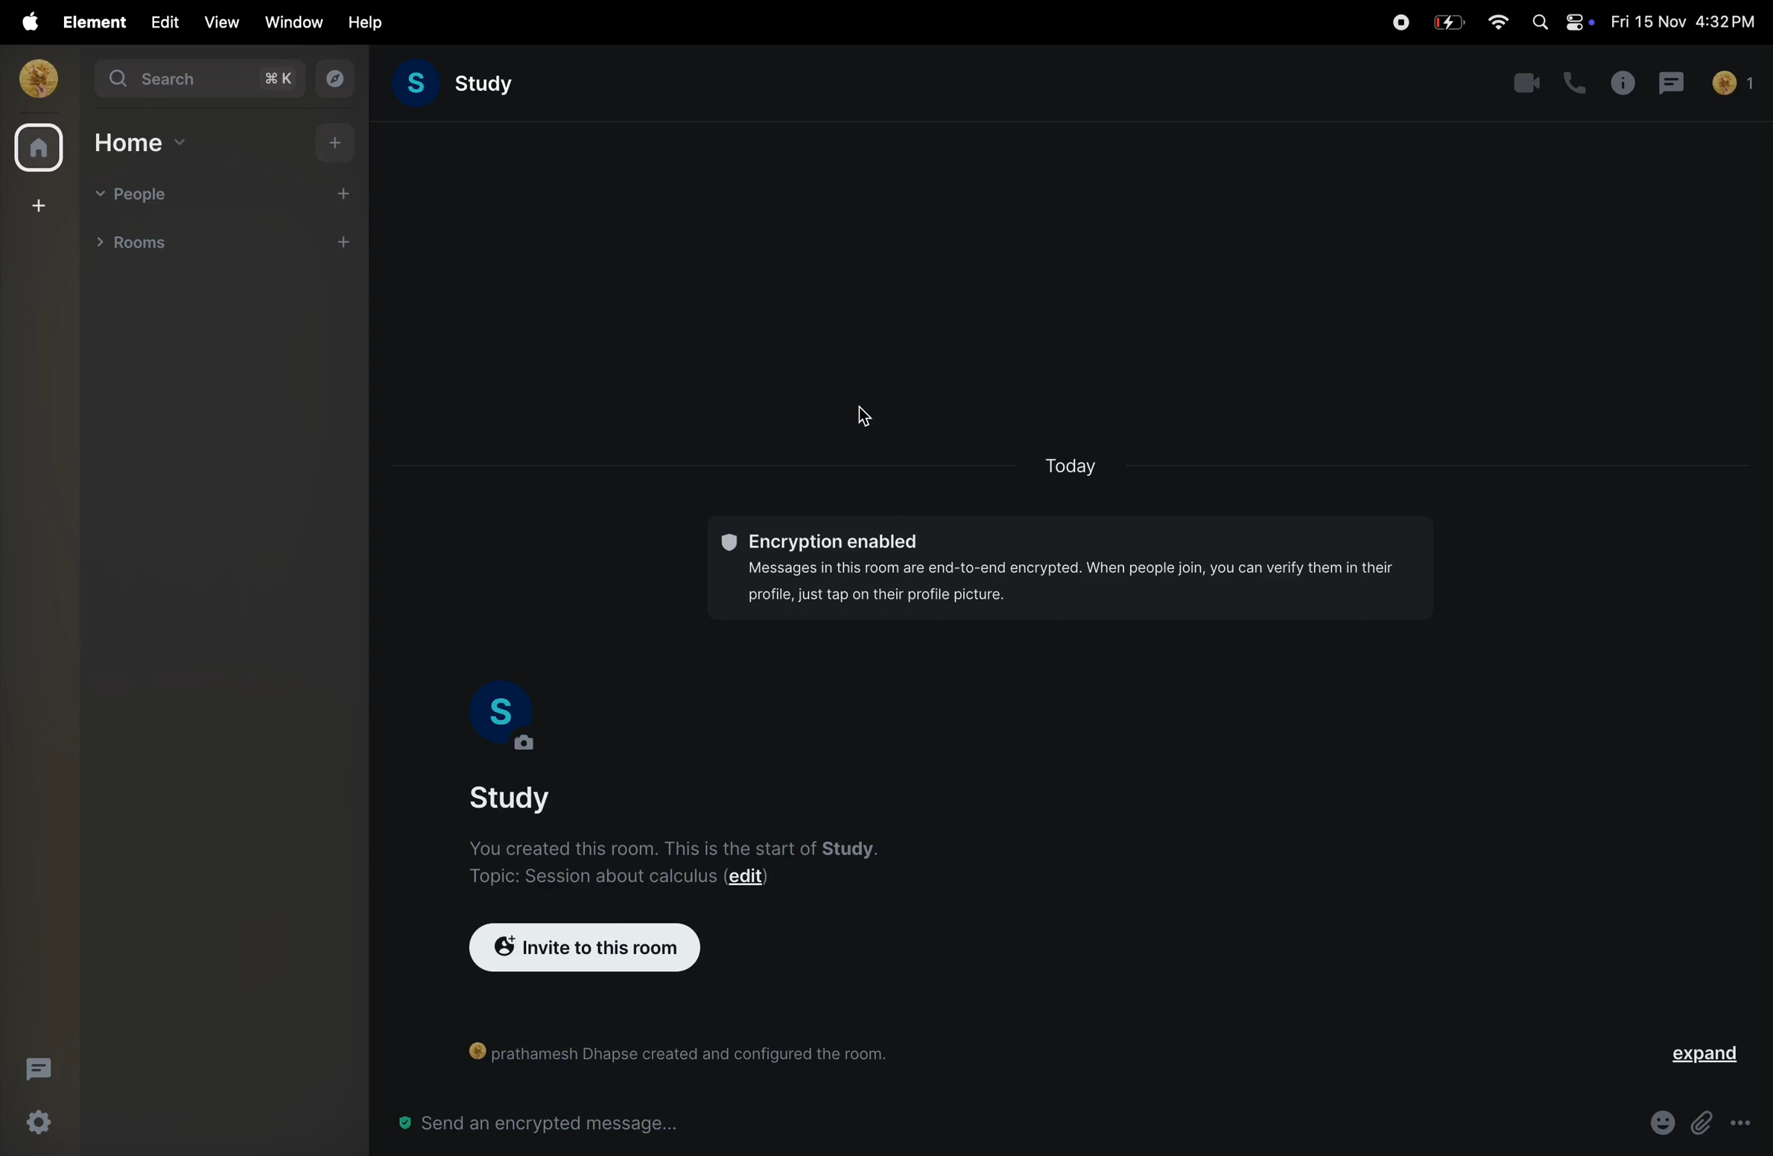 The width and height of the screenshot is (1773, 1156). Describe the element at coordinates (1710, 1055) in the screenshot. I see `expand` at that location.